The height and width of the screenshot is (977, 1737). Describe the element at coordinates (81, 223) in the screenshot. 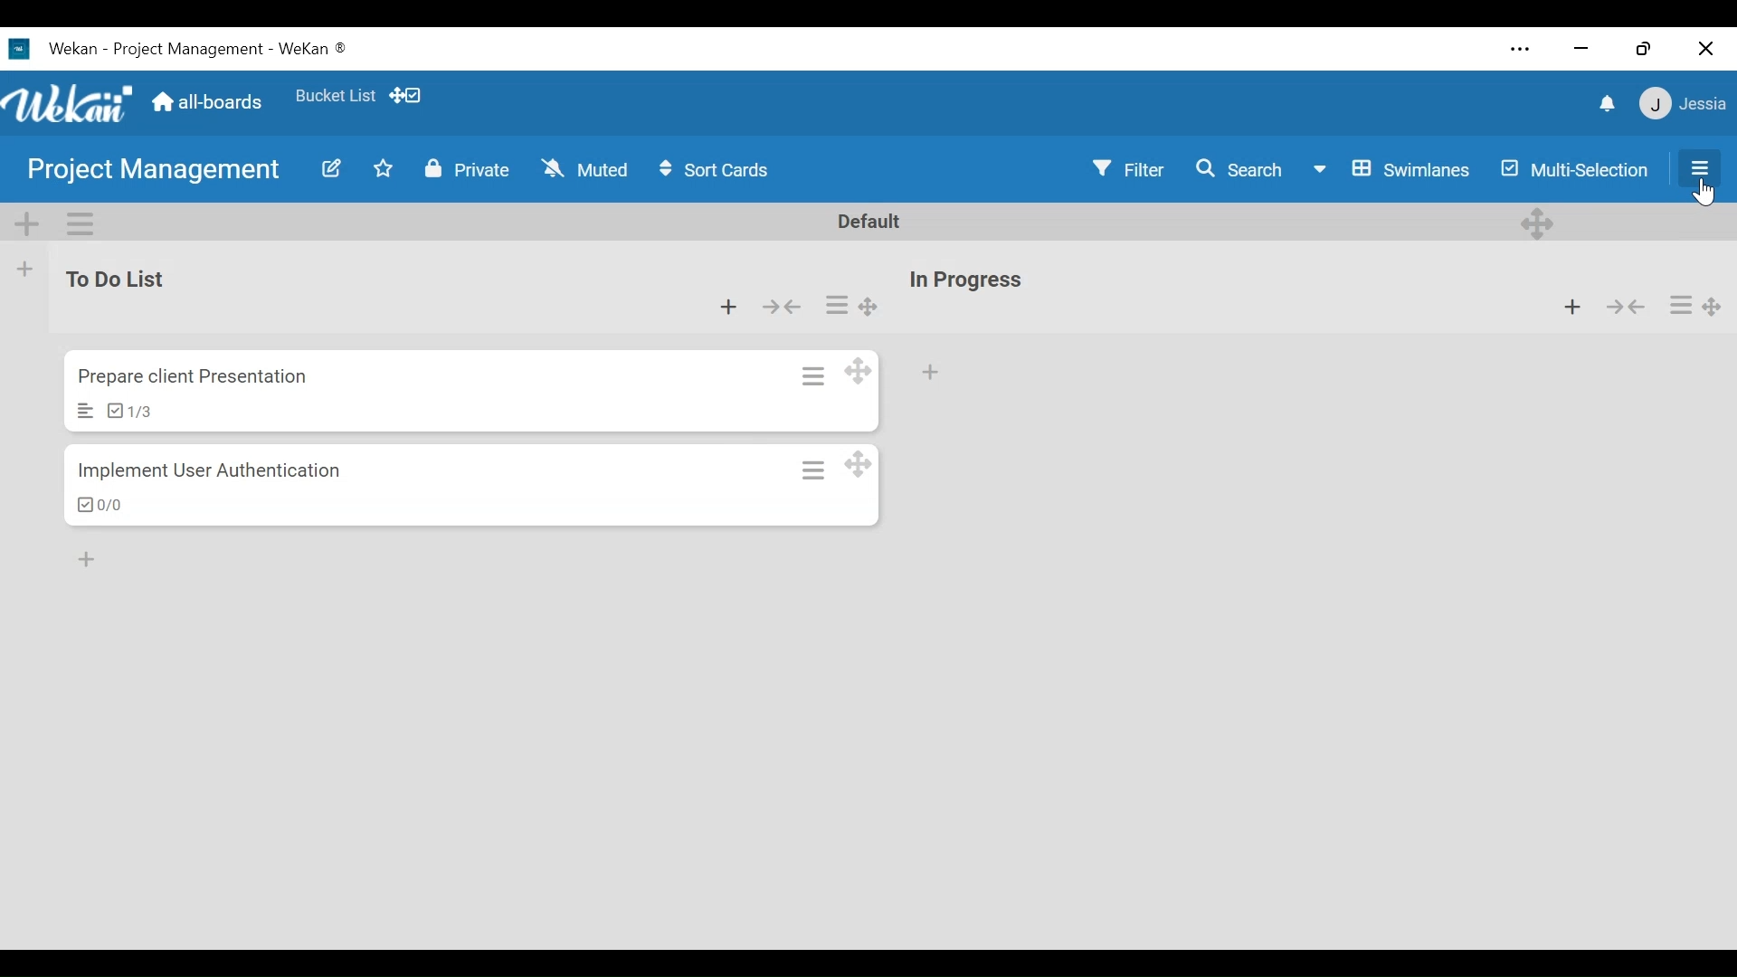

I see `Swimlane actions` at that location.